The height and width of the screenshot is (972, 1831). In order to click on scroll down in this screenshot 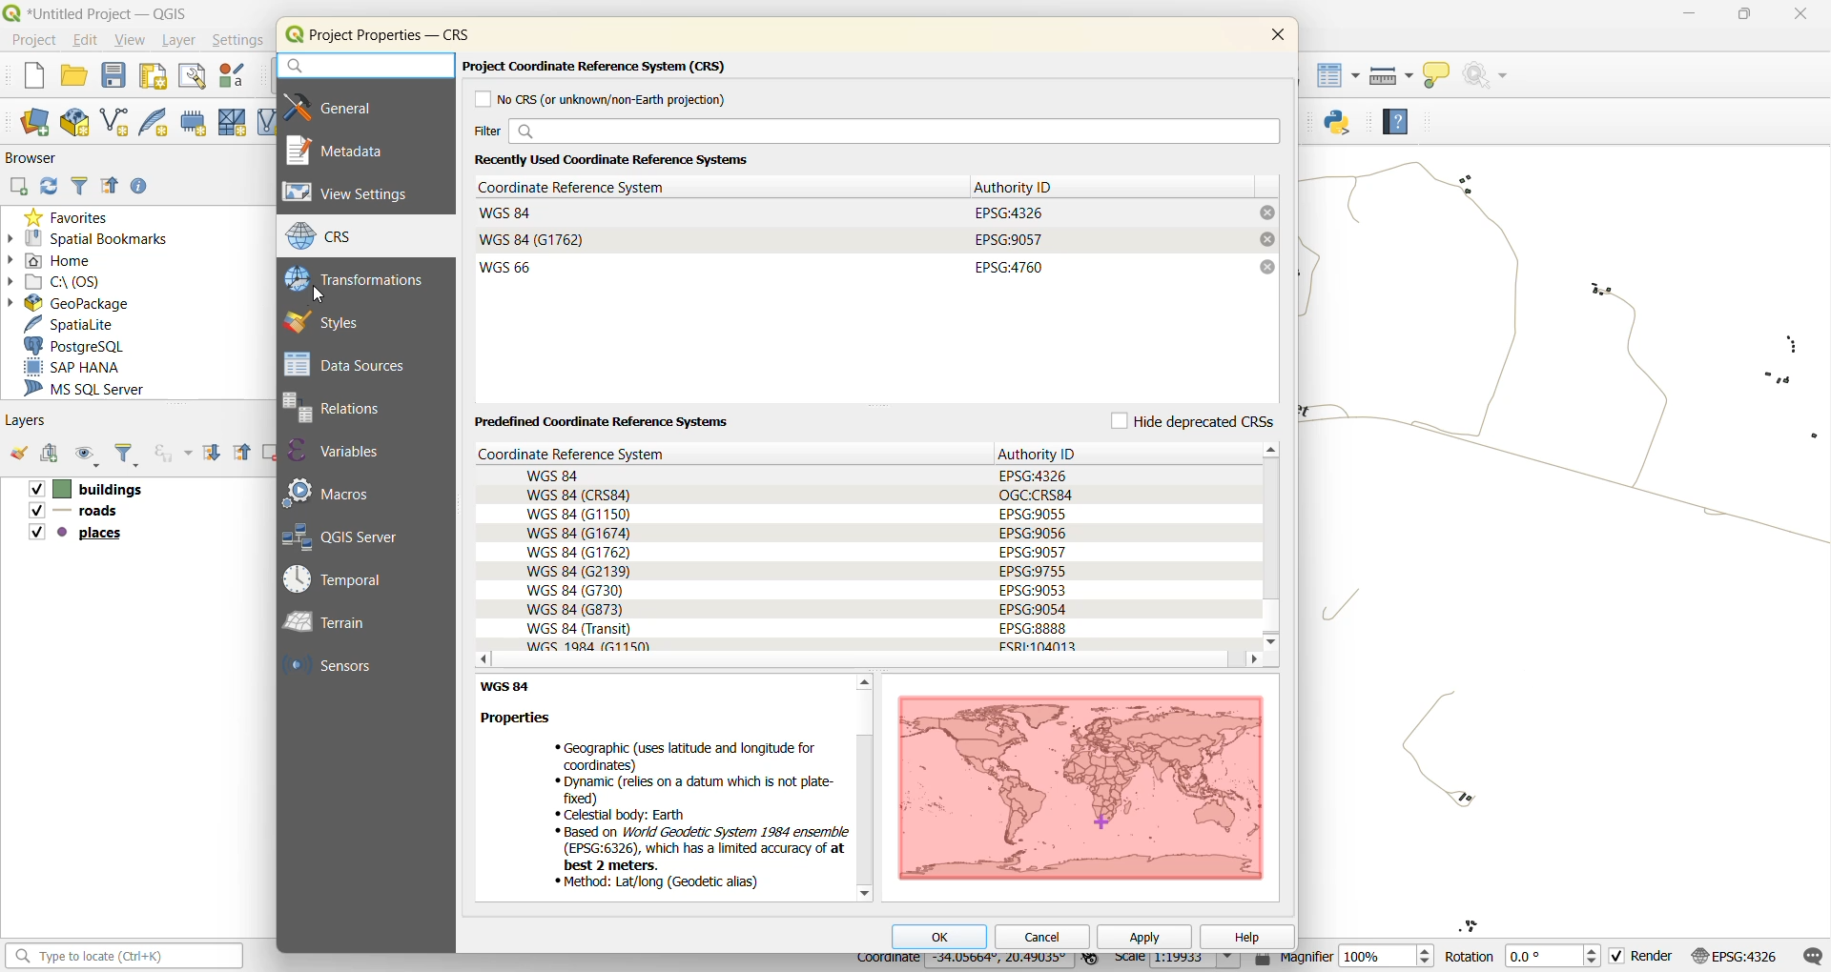, I will do `click(1269, 643)`.